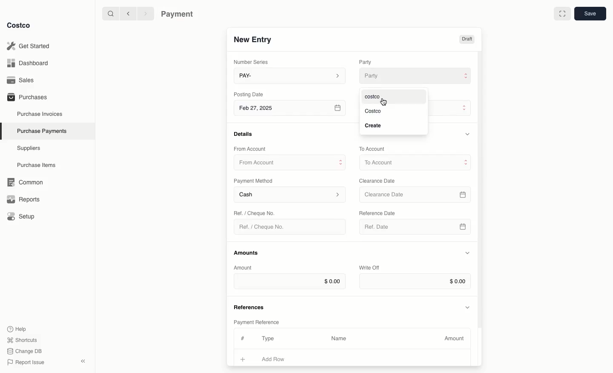 The height and width of the screenshot is (373, 613). I want to click on ‘Reference Date, so click(378, 213).